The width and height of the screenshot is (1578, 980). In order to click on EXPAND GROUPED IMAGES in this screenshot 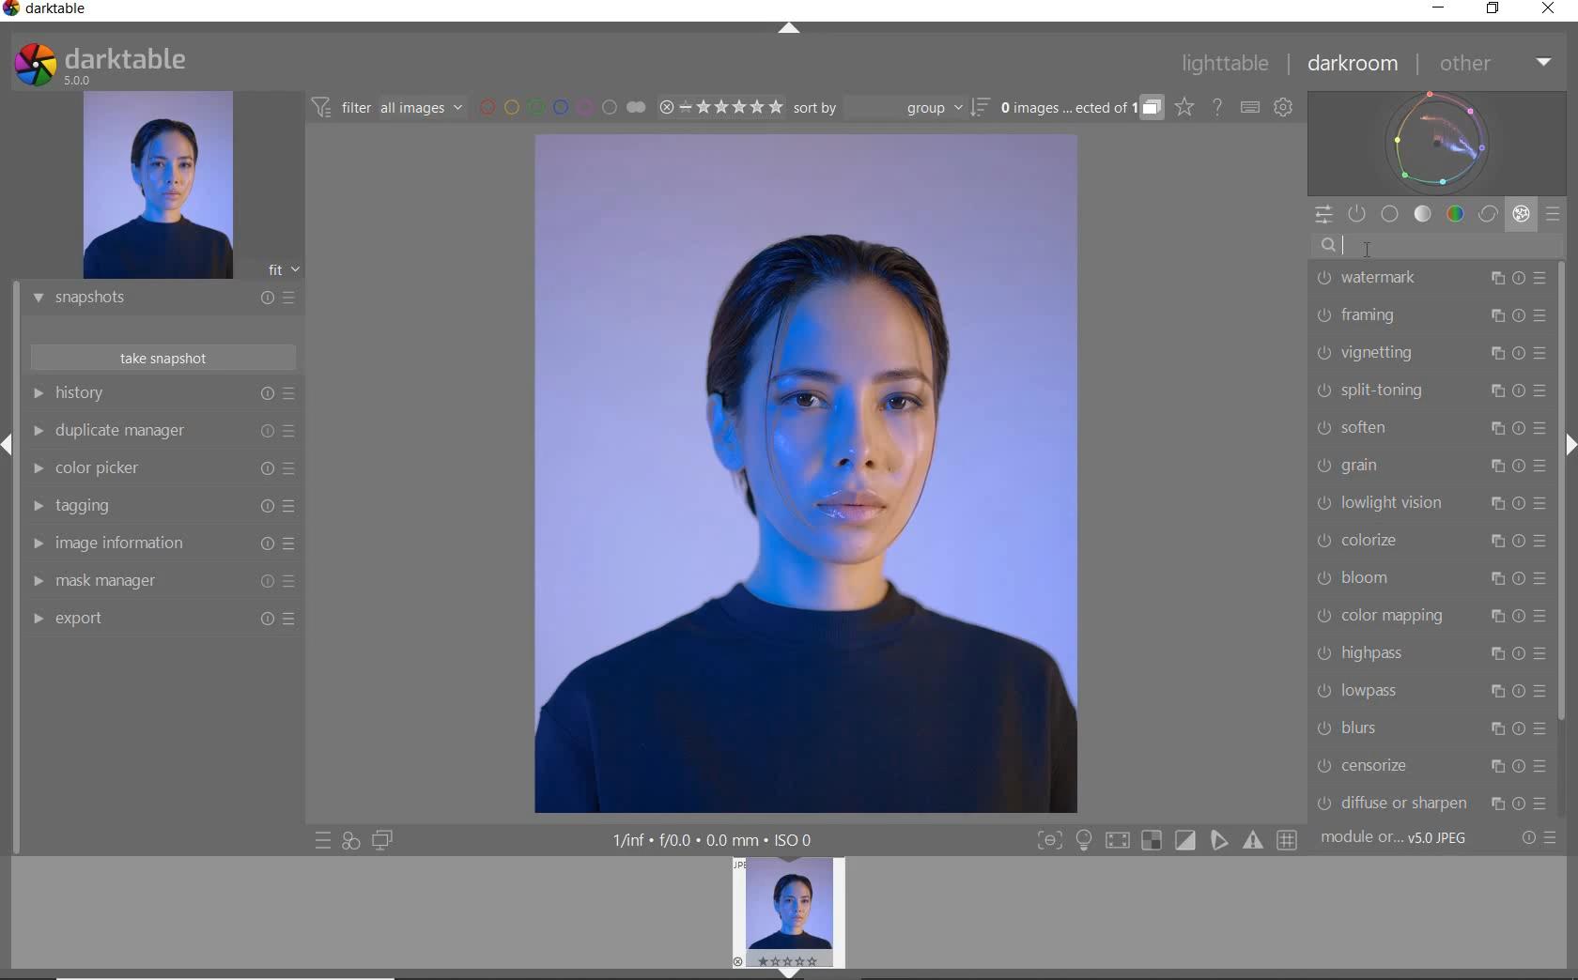, I will do `click(1081, 109)`.